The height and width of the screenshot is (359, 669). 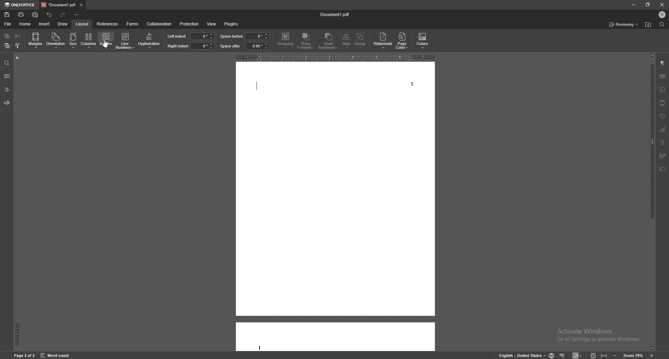 What do you see at coordinates (49, 15) in the screenshot?
I see `undo` at bounding box center [49, 15].